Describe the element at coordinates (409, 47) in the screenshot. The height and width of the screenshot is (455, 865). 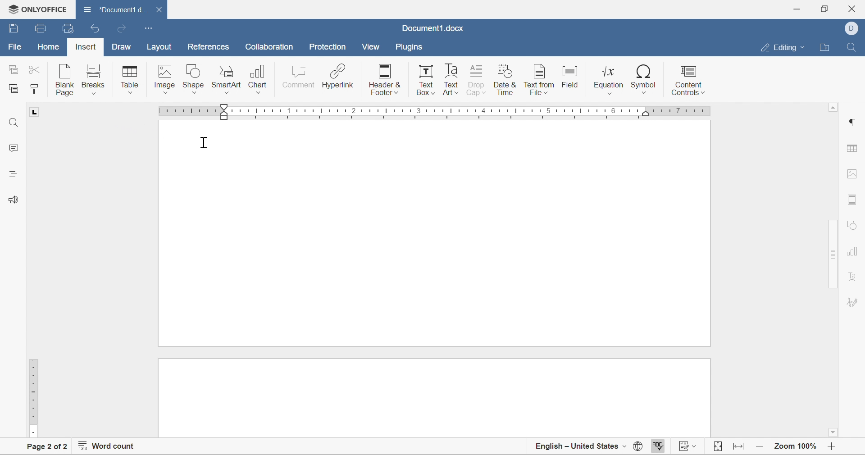
I see `Plugins` at that location.